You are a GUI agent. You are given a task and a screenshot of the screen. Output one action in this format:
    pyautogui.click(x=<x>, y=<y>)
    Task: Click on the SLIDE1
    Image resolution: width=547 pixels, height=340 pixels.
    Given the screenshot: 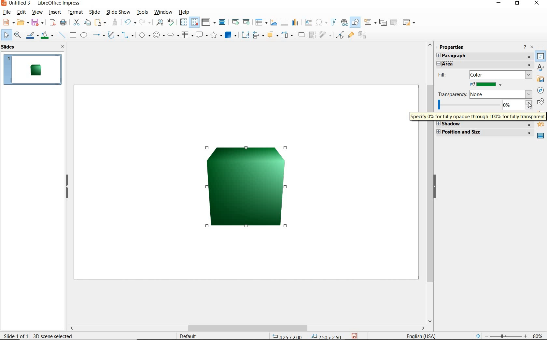 What is the action you would take?
    pyautogui.click(x=33, y=70)
    